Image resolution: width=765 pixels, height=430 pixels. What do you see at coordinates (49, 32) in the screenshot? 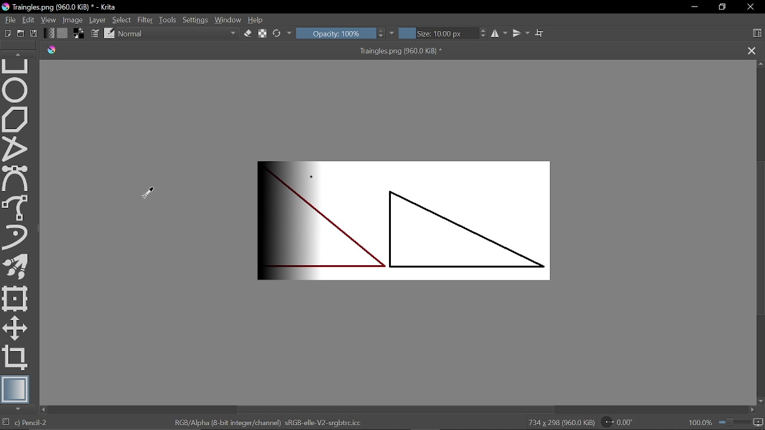
I see `Gradient fill` at bounding box center [49, 32].